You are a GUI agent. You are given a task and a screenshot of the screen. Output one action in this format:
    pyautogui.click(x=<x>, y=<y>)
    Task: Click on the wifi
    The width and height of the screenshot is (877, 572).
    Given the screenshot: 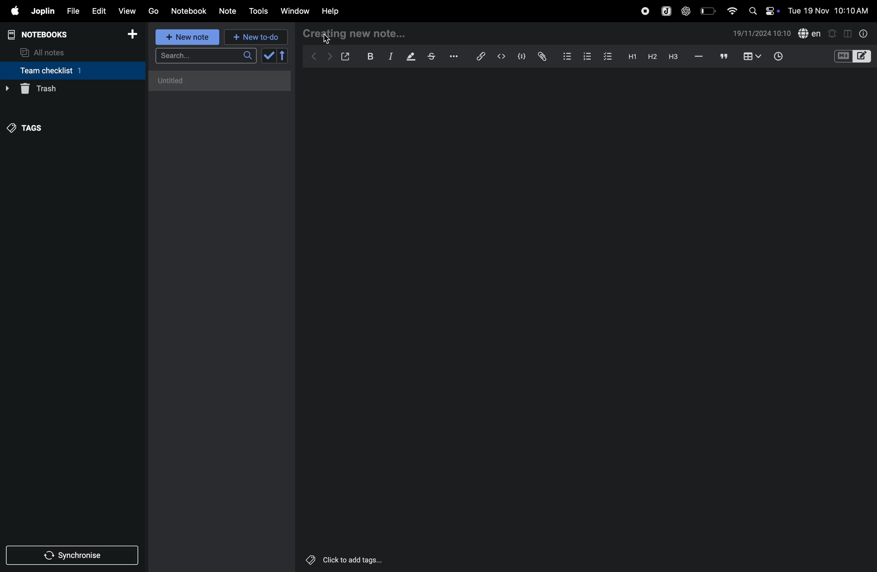 What is the action you would take?
    pyautogui.click(x=730, y=10)
    